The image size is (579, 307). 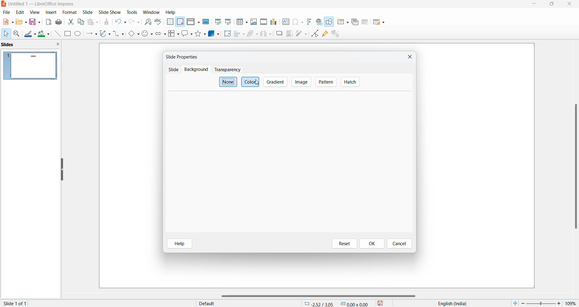 I want to click on navigation, so click(x=301, y=82).